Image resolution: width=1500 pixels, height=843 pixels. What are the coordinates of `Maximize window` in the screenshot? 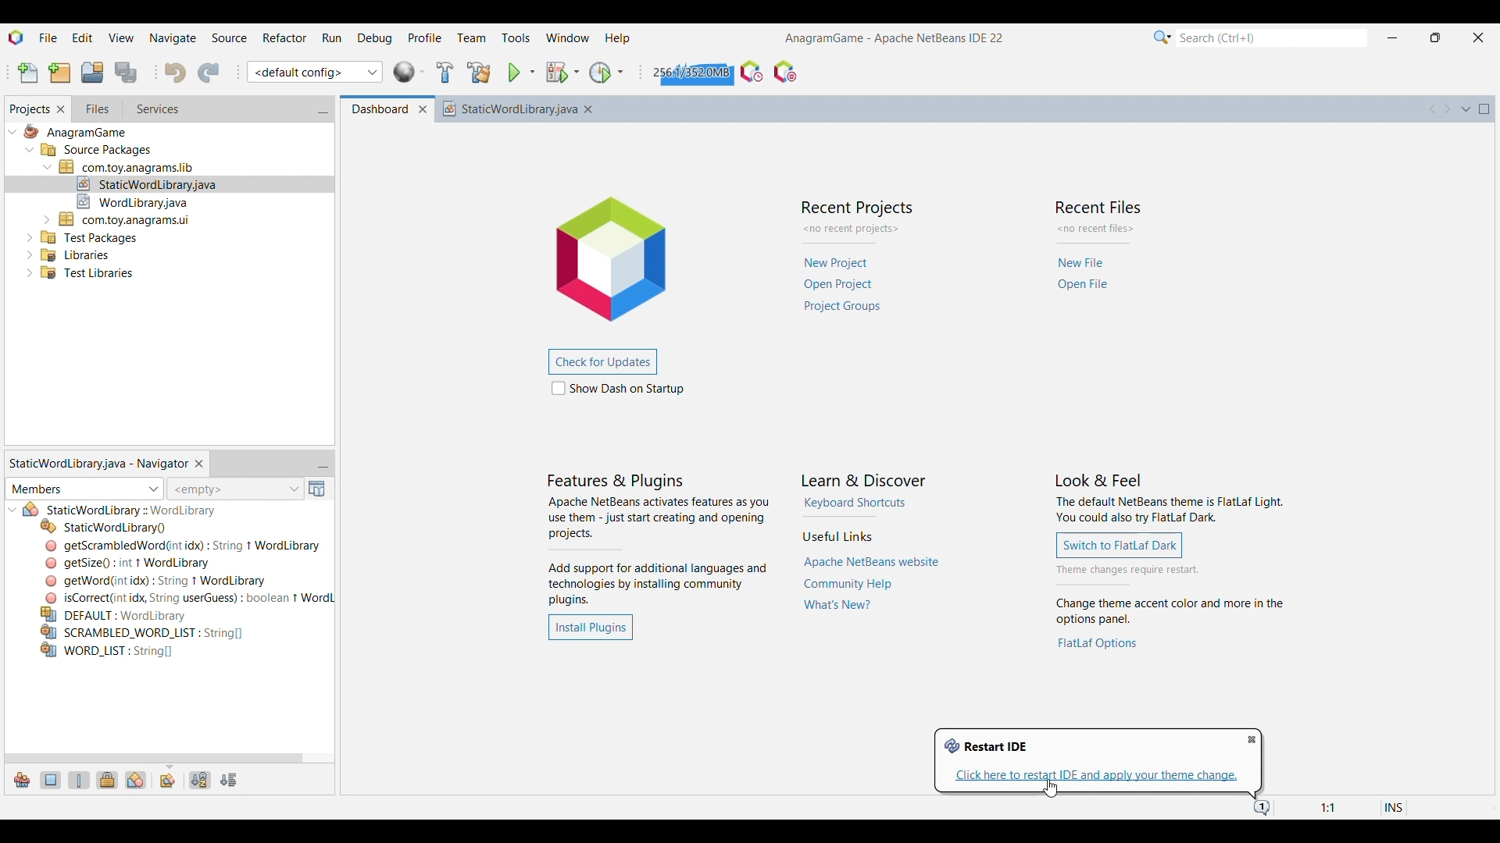 It's located at (1484, 109).